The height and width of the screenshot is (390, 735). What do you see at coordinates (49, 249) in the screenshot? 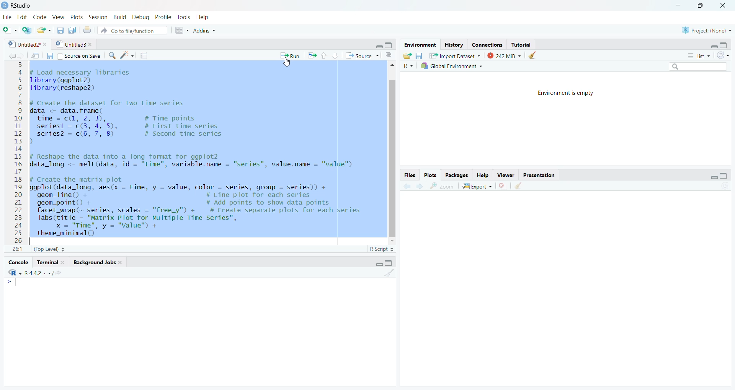
I see `(Top Level) 3` at bounding box center [49, 249].